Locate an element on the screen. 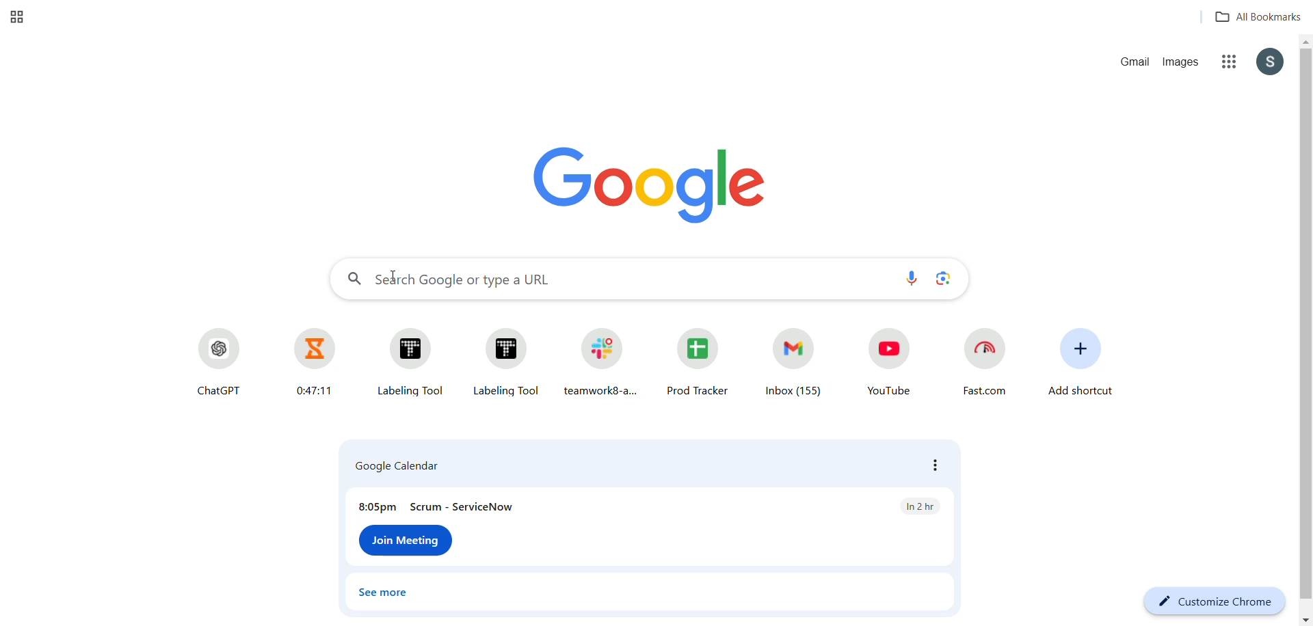 Image resolution: width=1313 pixels, height=626 pixels. add shortcut is located at coordinates (1080, 368).